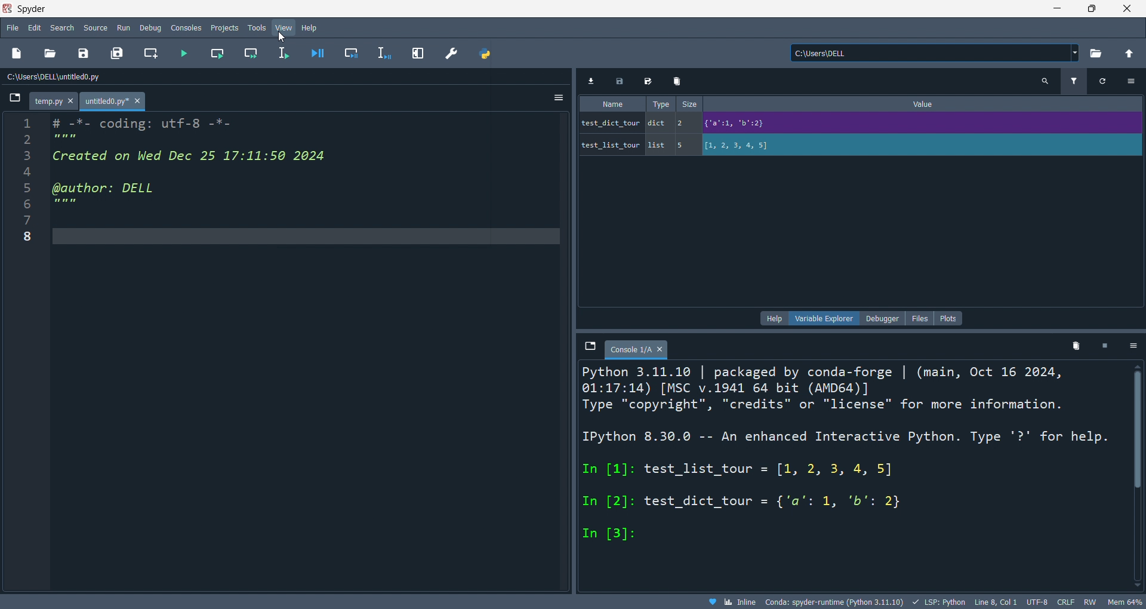  What do you see at coordinates (1095, 54) in the screenshot?
I see `open directory` at bounding box center [1095, 54].